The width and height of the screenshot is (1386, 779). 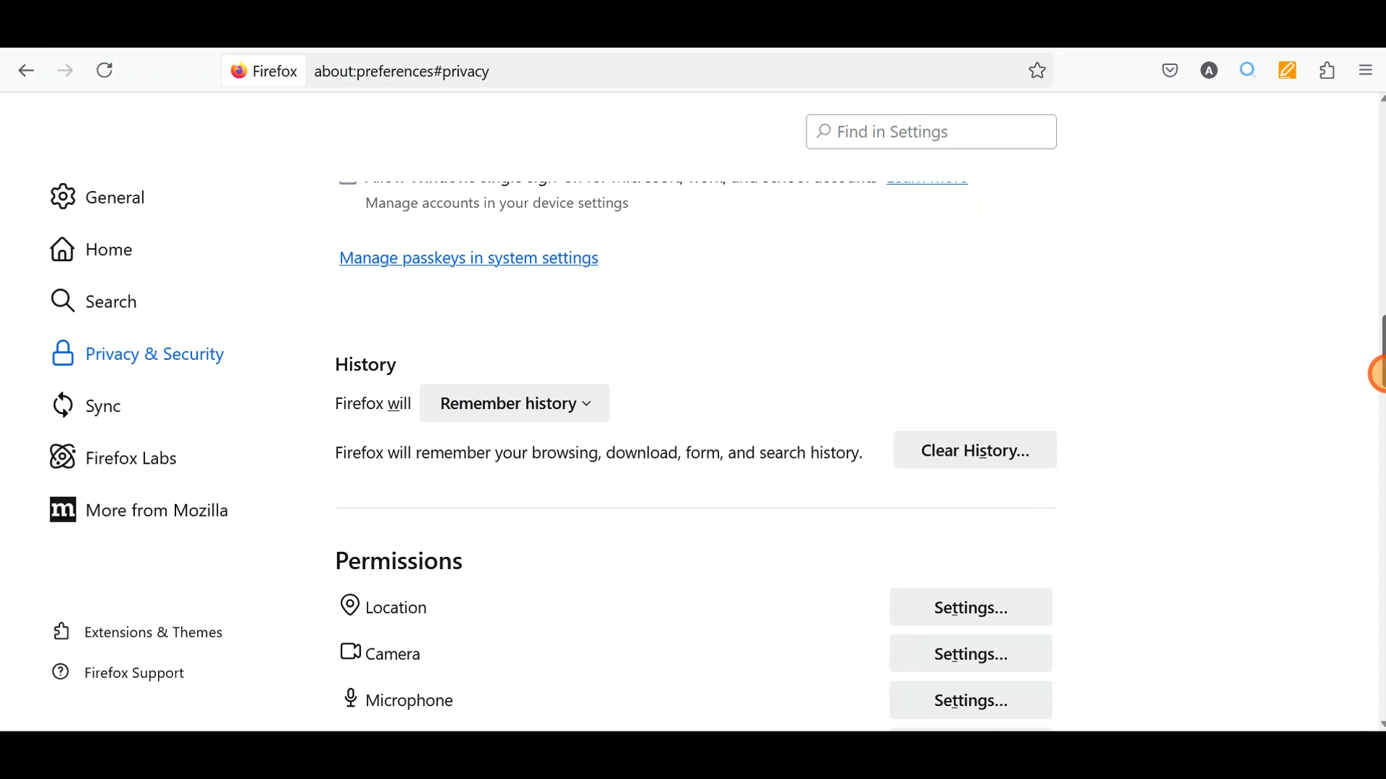 What do you see at coordinates (1164, 69) in the screenshot?
I see `Save to pocket` at bounding box center [1164, 69].